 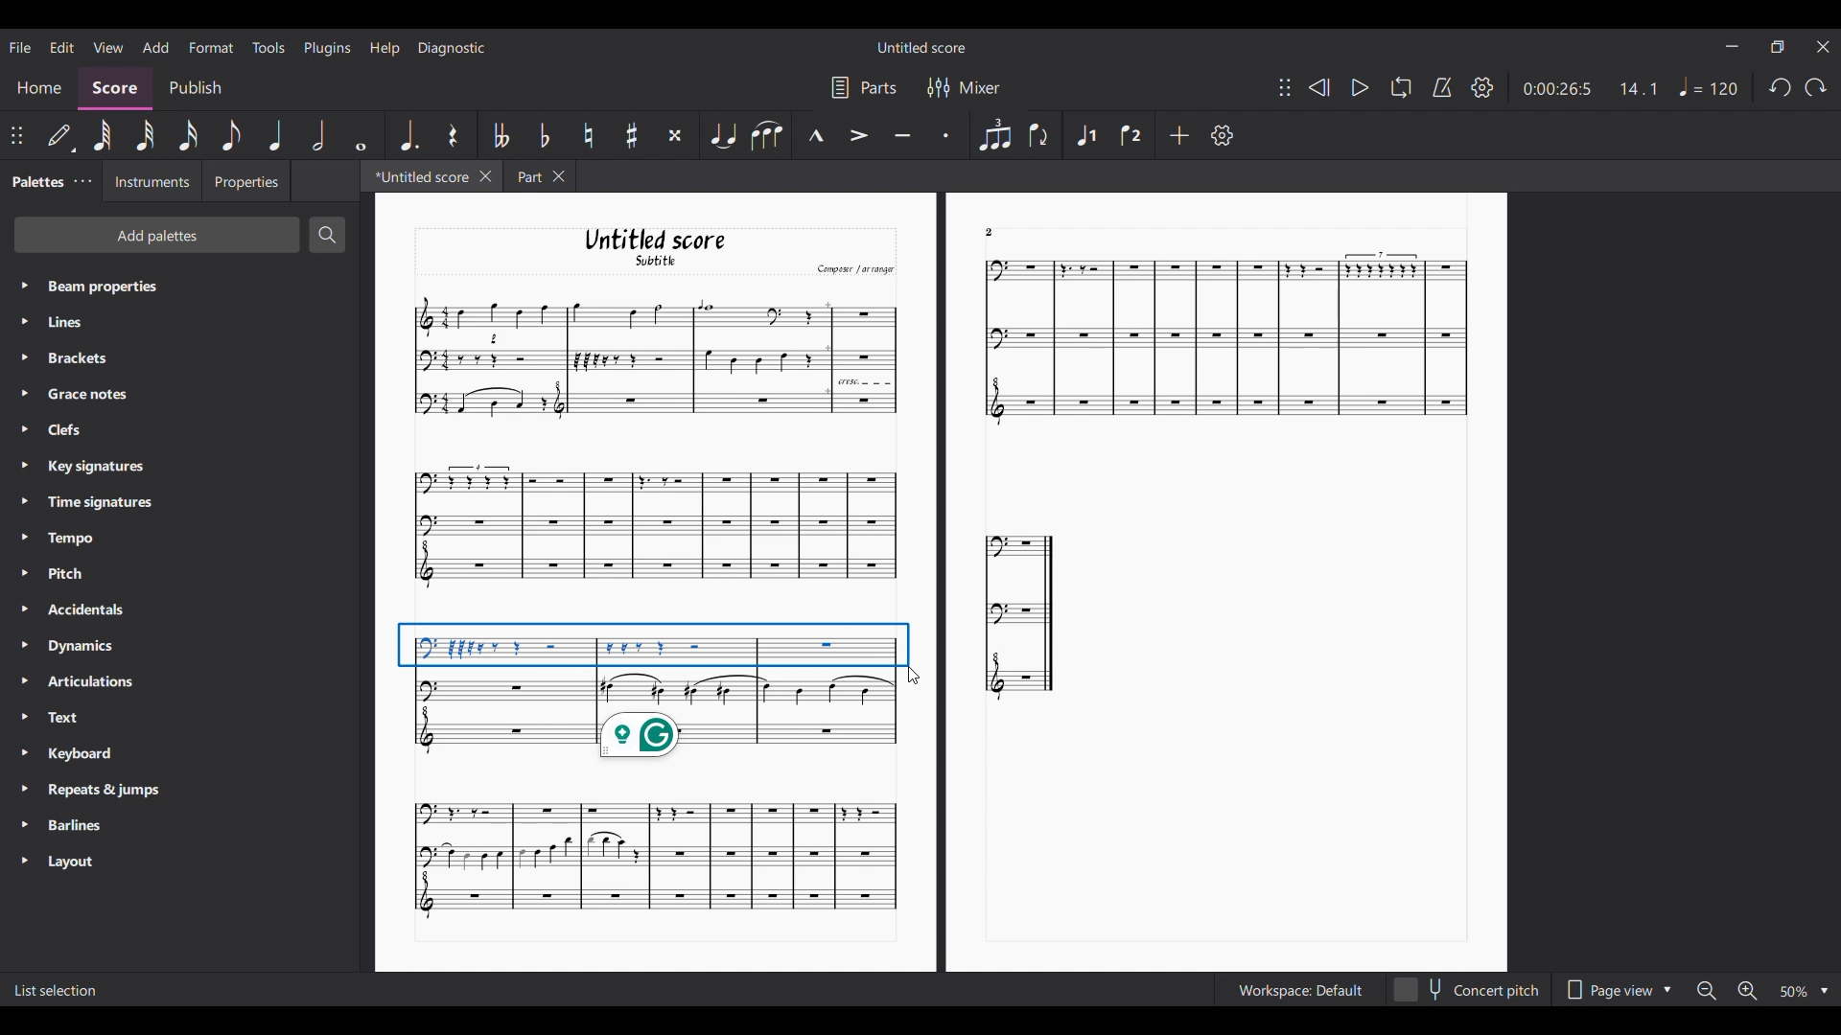 I want to click on > Tempo, so click(x=63, y=539).